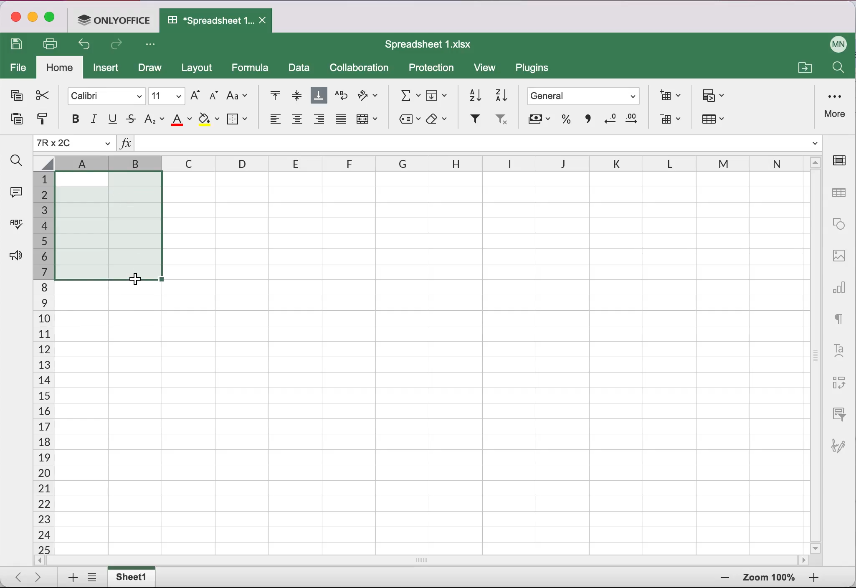  What do you see at coordinates (209, 120) in the screenshot?
I see `fill color` at bounding box center [209, 120].